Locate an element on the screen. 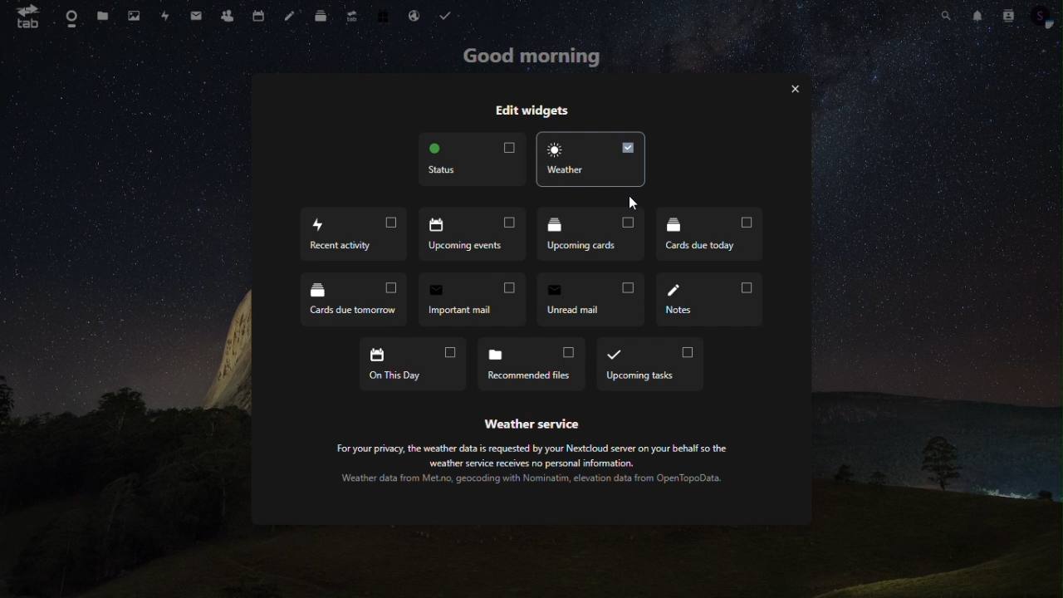  recent acticity is located at coordinates (354, 233).